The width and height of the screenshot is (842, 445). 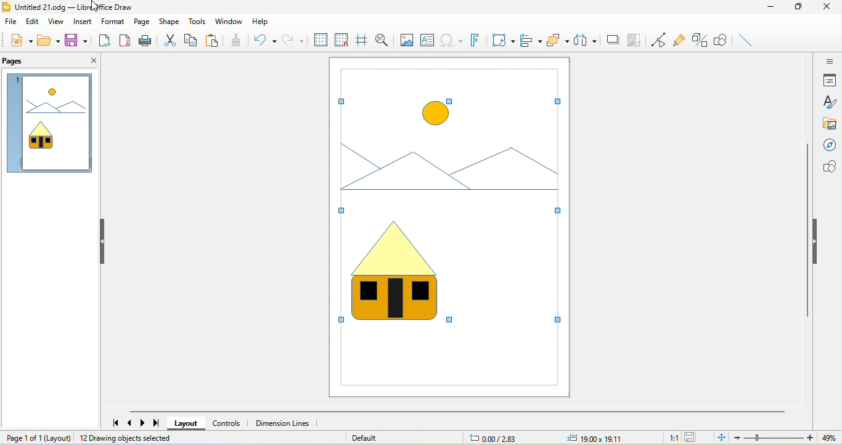 I want to click on cut, so click(x=170, y=39).